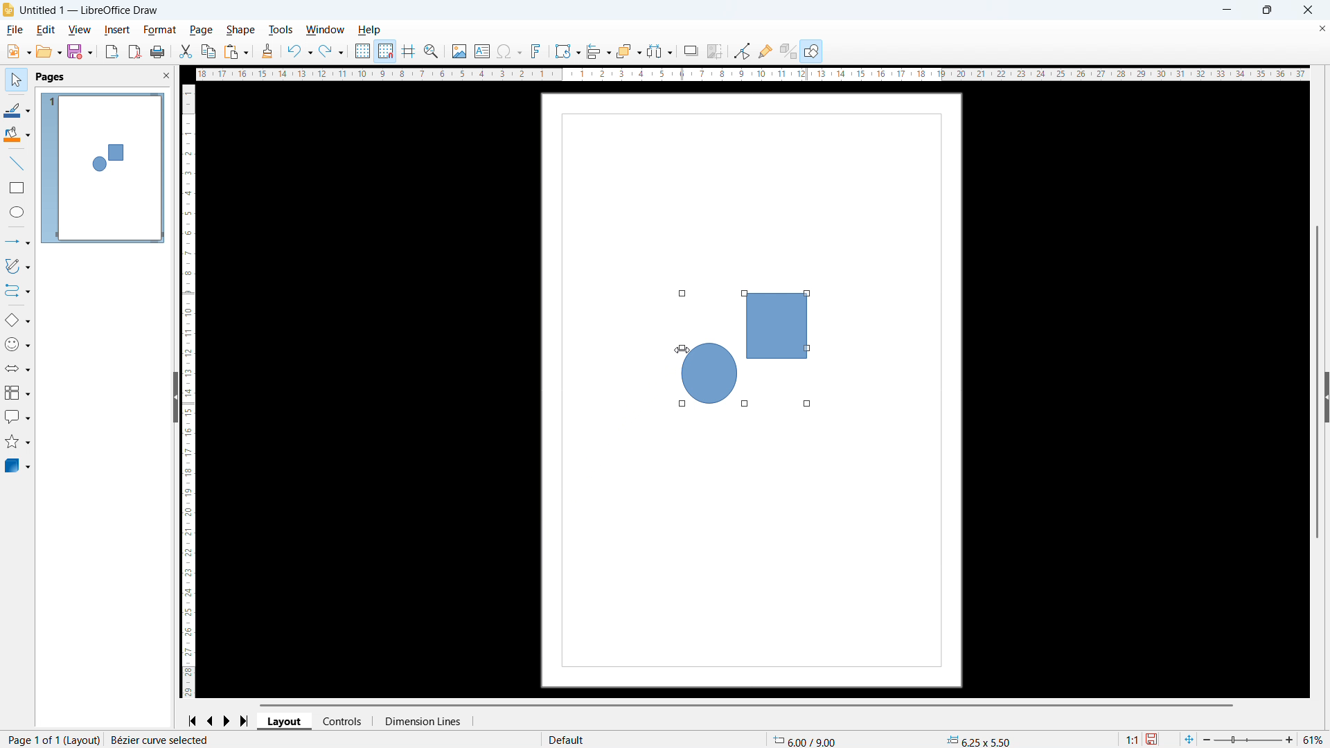  I want to click on New , so click(18, 52).